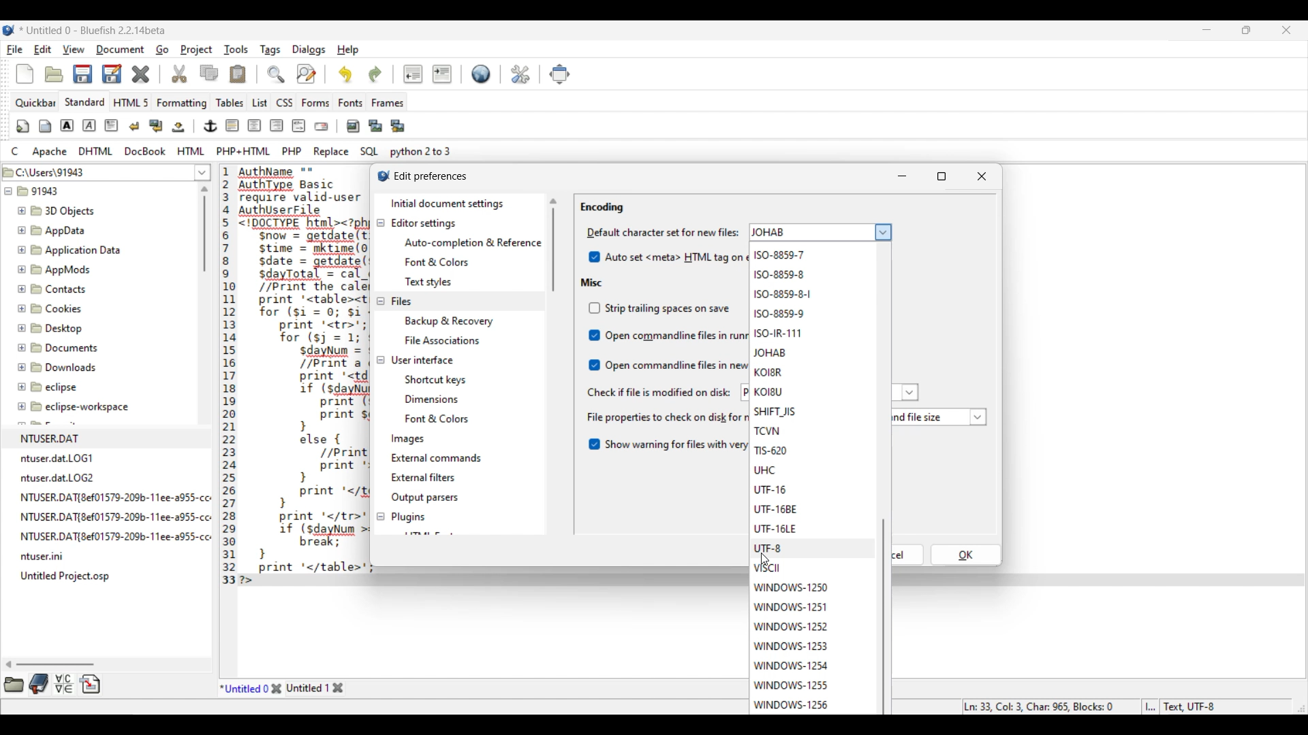 This screenshot has height=735, width=1308. I want to click on Delete , so click(141, 74).